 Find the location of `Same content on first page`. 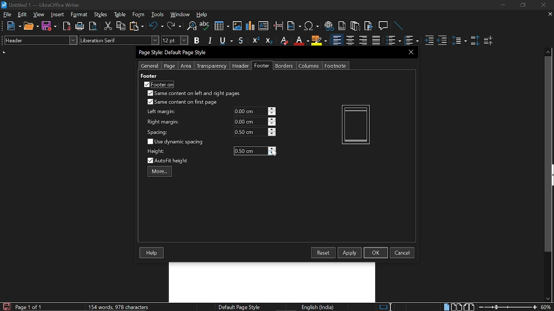

Same content on first page is located at coordinates (183, 102).